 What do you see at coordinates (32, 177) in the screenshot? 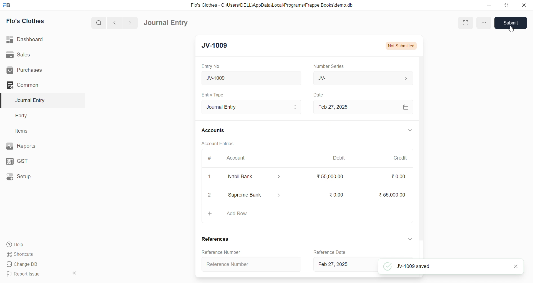
I see `Setup` at bounding box center [32, 177].